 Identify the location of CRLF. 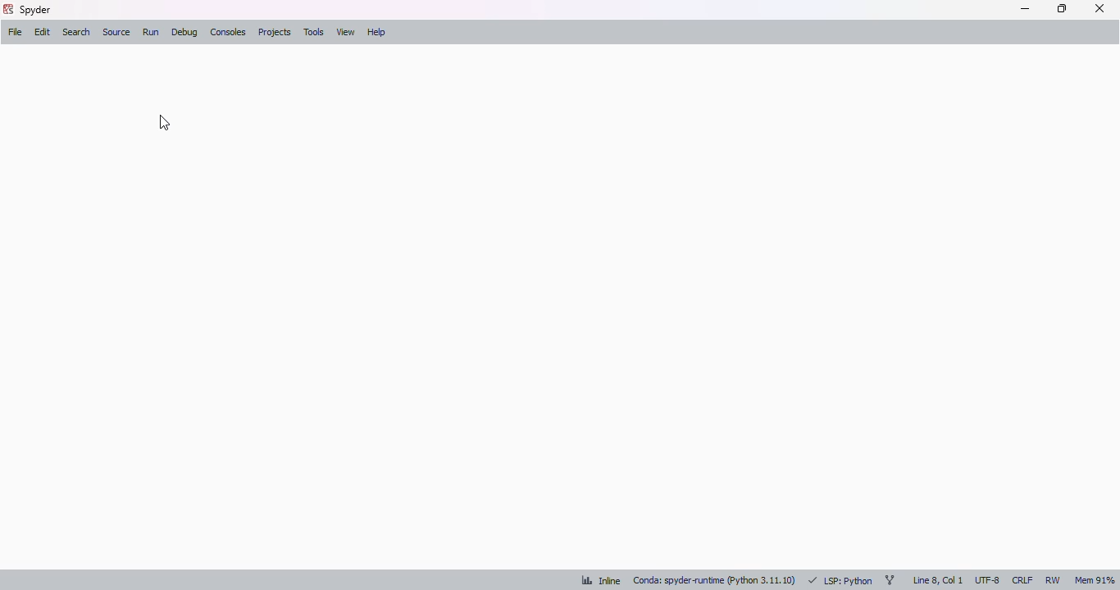
(1022, 579).